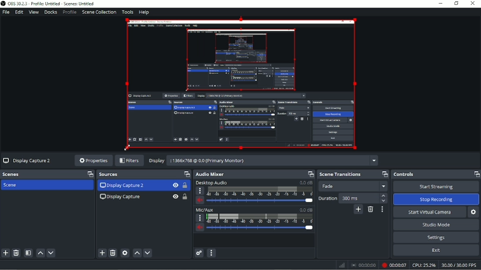  I want to click on Help, so click(144, 13).